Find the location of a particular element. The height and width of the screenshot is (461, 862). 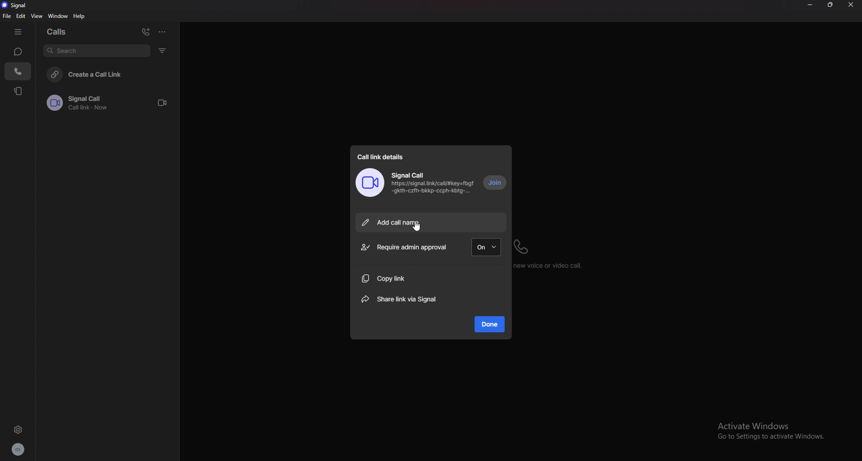

stories is located at coordinates (19, 91).